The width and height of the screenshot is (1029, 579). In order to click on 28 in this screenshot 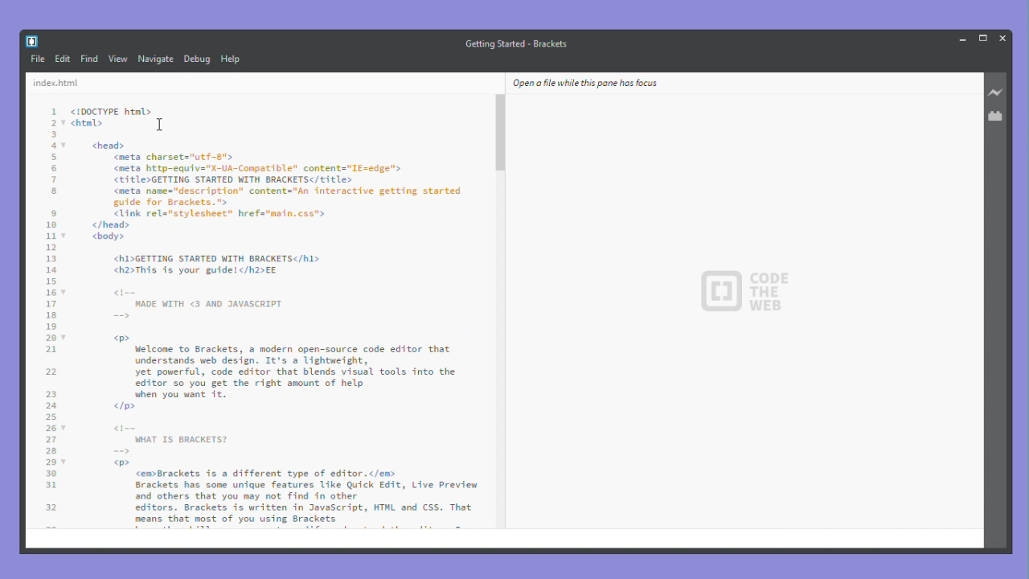, I will do `click(51, 452)`.